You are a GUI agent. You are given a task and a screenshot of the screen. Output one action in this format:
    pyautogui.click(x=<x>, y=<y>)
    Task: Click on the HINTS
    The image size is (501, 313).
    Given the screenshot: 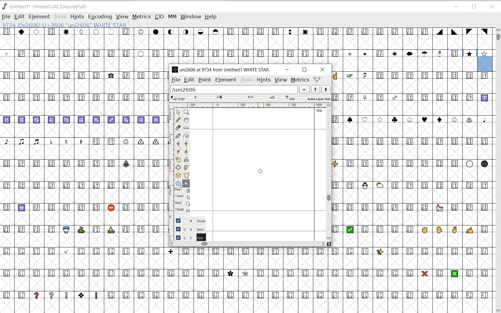 What is the action you would take?
    pyautogui.click(x=263, y=80)
    